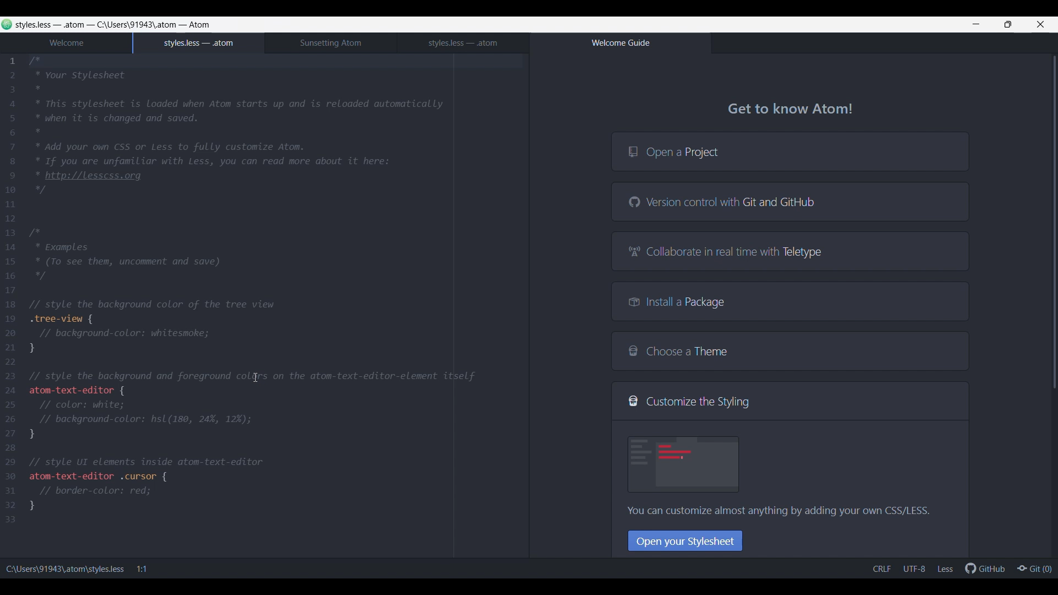 The height and width of the screenshot is (595, 1058). Describe the element at coordinates (1041, 24) in the screenshot. I see `Close interface` at that location.